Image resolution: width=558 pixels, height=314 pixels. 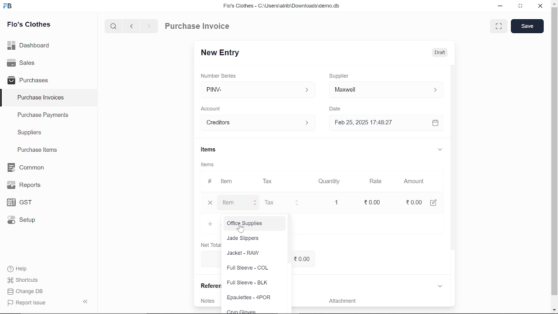 I want to click on Change DB, so click(x=25, y=292).